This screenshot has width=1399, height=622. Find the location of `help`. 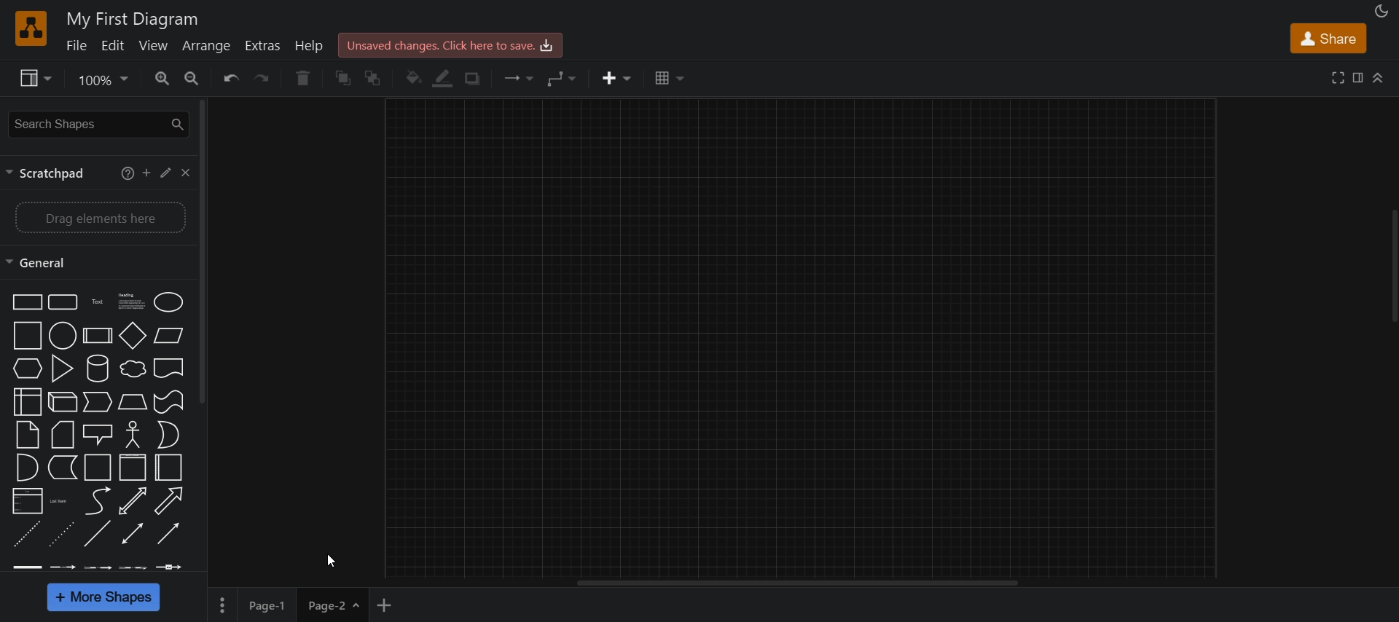

help is located at coordinates (314, 47).